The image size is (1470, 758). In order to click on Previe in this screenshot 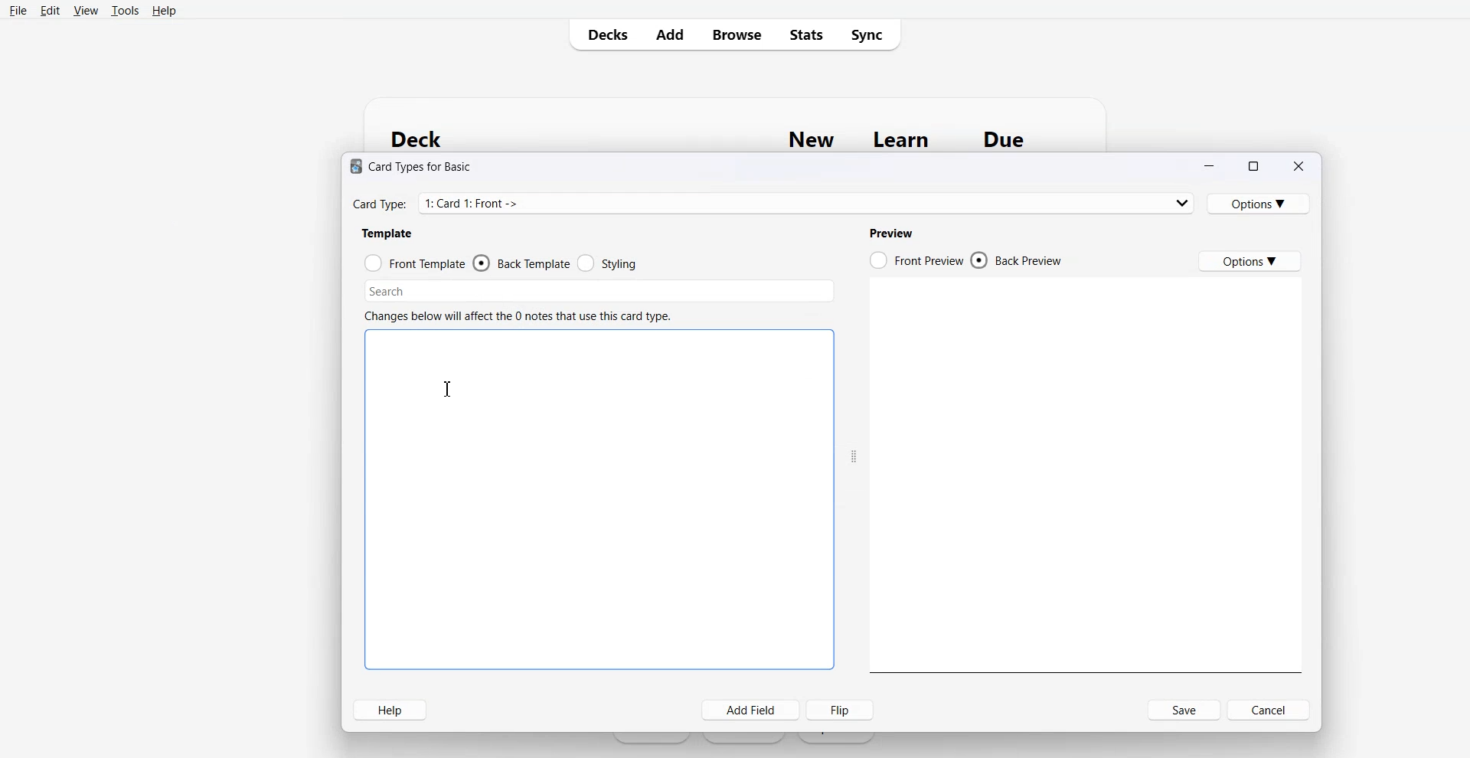, I will do `click(887, 232)`.